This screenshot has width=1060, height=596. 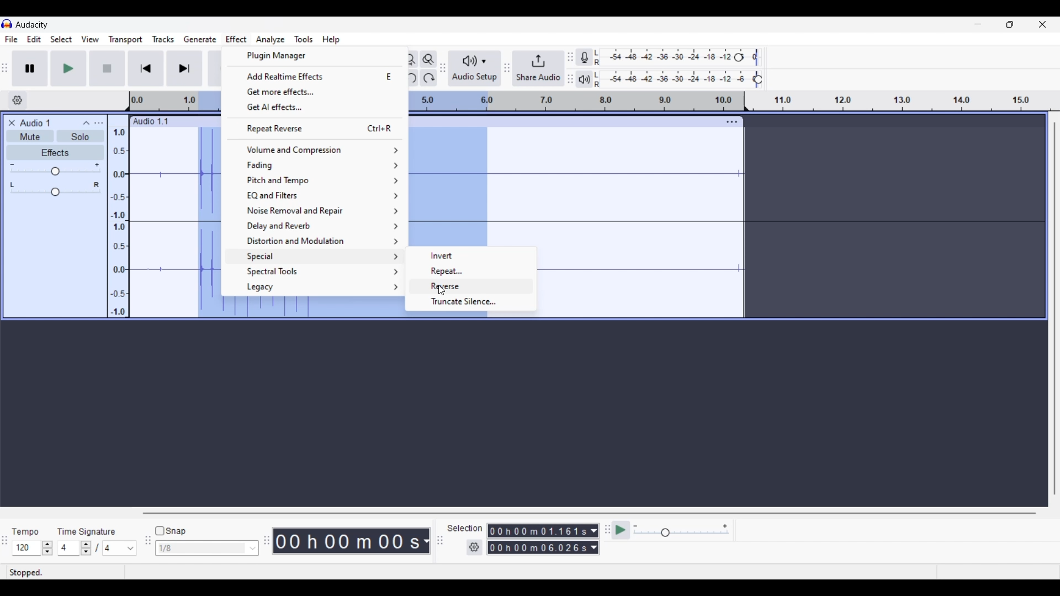 I want to click on Snap toggle, so click(x=171, y=531).